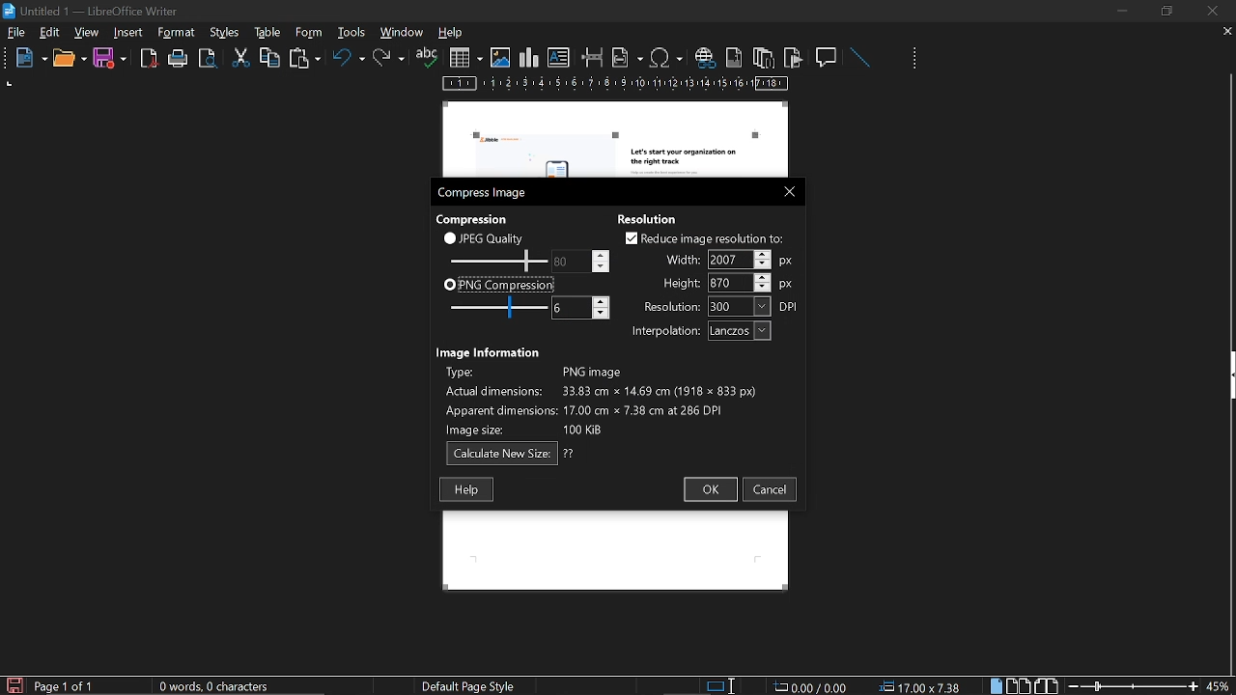 This screenshot has width=1236, height=695. Describe the element at coordinates (349, 61) in the screenshot. I see `undo` at that location.